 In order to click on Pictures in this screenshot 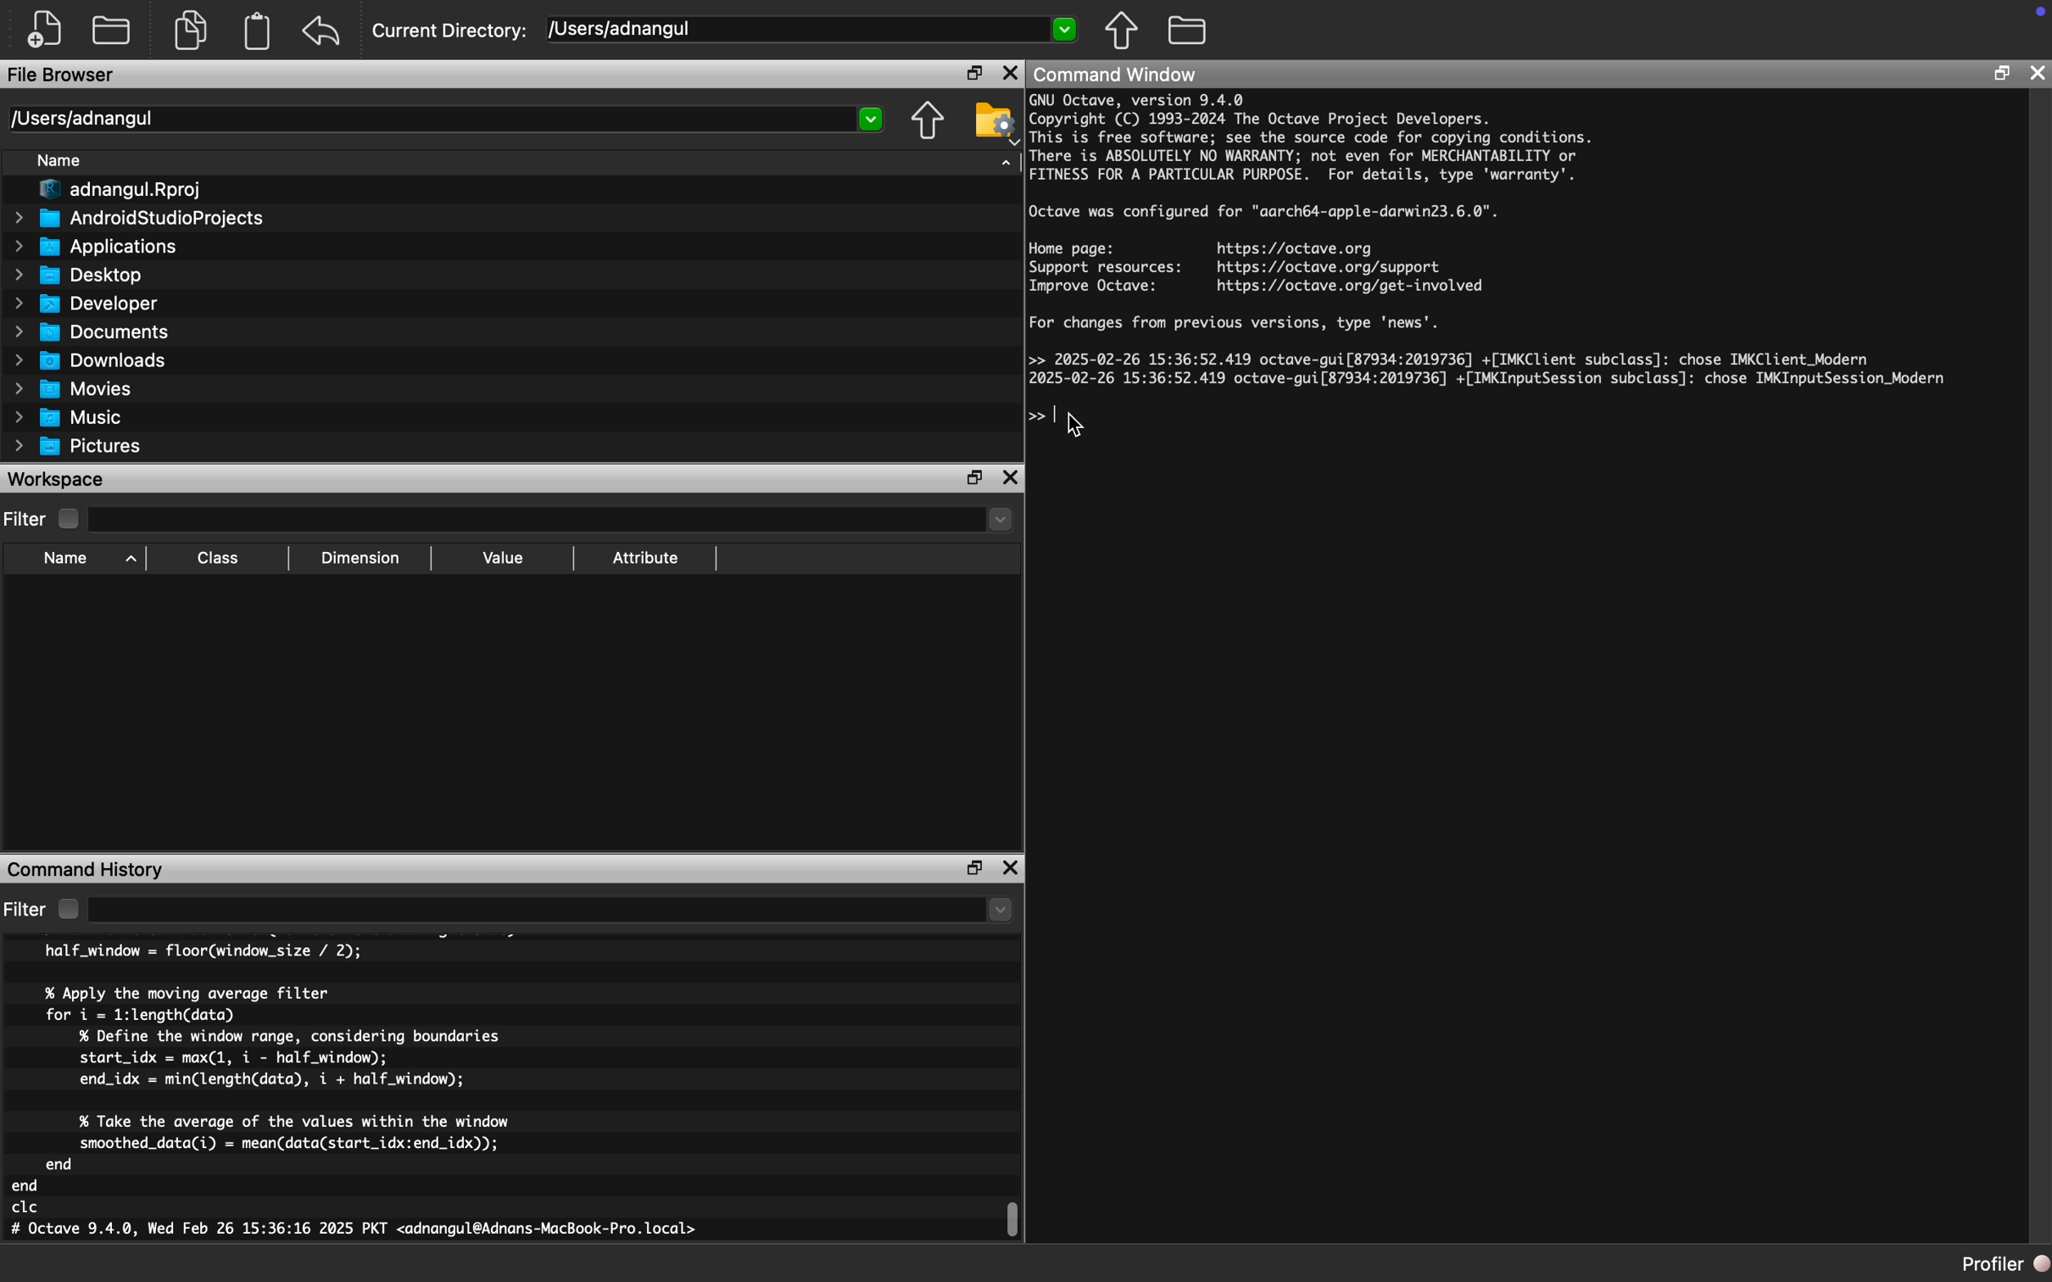, I will do `click(81, 447)`.